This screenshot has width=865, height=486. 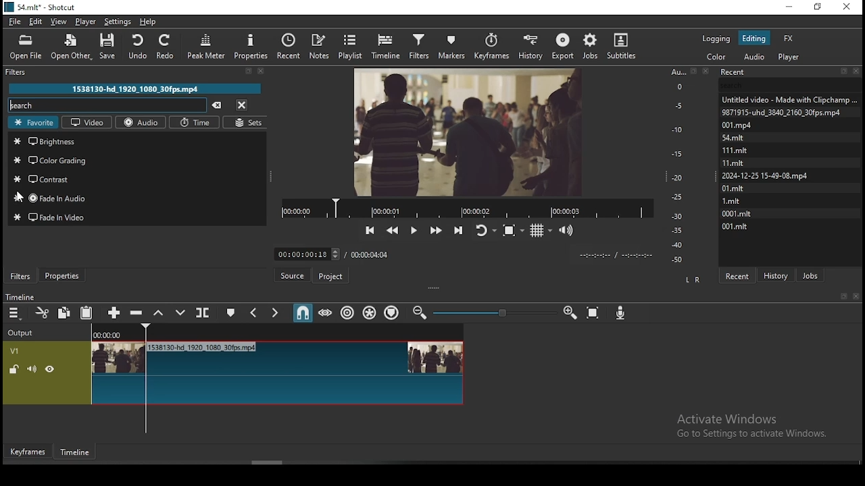 What do you see at coordinates (716, 37) in the screenshot?
I see `logging` at bounding box center [716, 37].